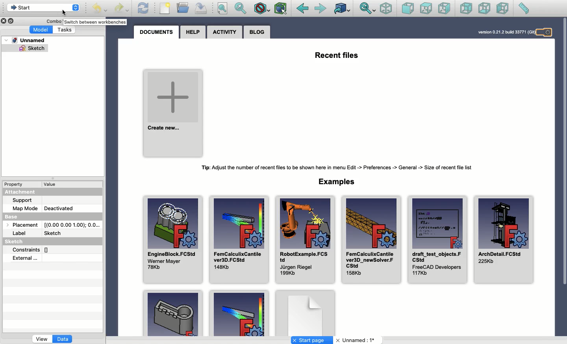 The width and height of the screenshot is (567, 344). Describe the element at coordinates (16, 218) in the screenshot. I see `Base` at that location.